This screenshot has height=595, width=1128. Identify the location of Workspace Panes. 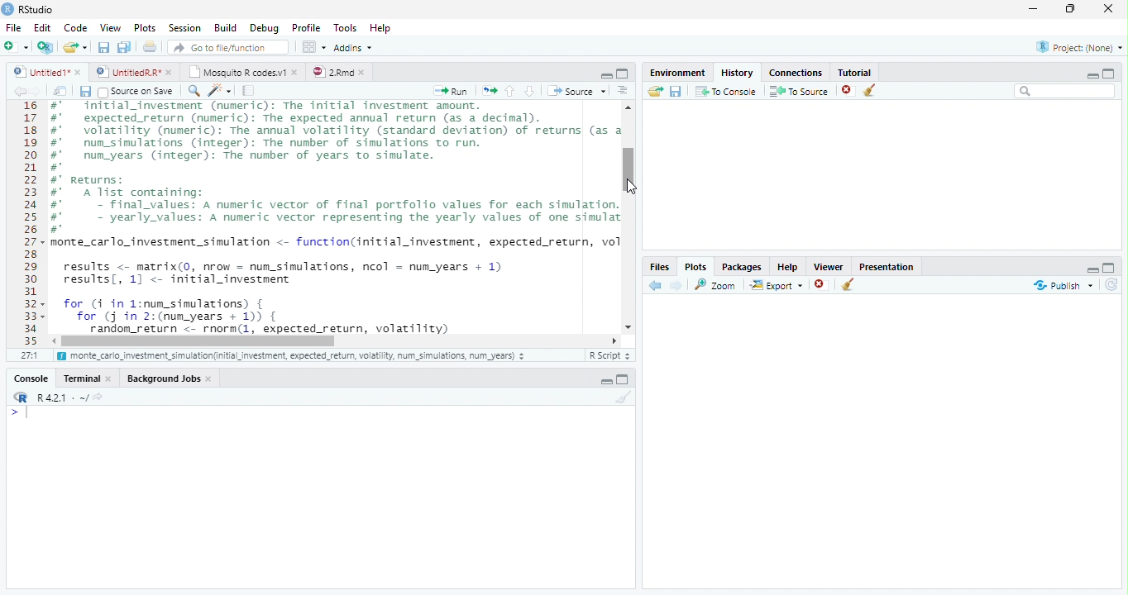
(313, 47).